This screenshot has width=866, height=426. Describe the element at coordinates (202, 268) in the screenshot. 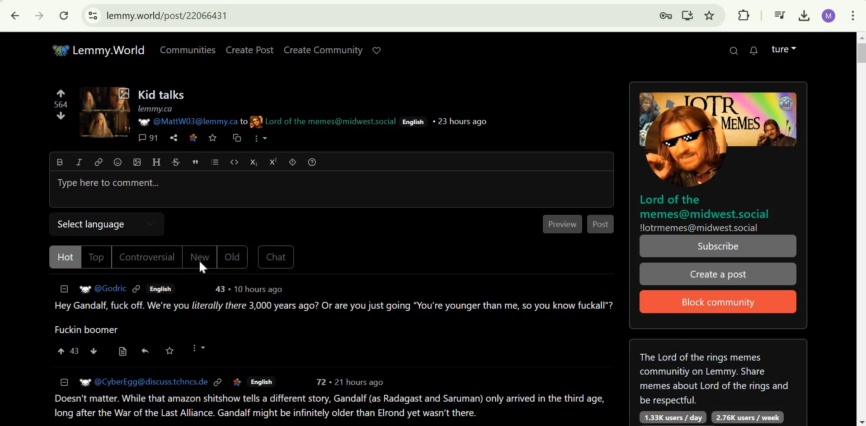

I see `cursor` at that location.